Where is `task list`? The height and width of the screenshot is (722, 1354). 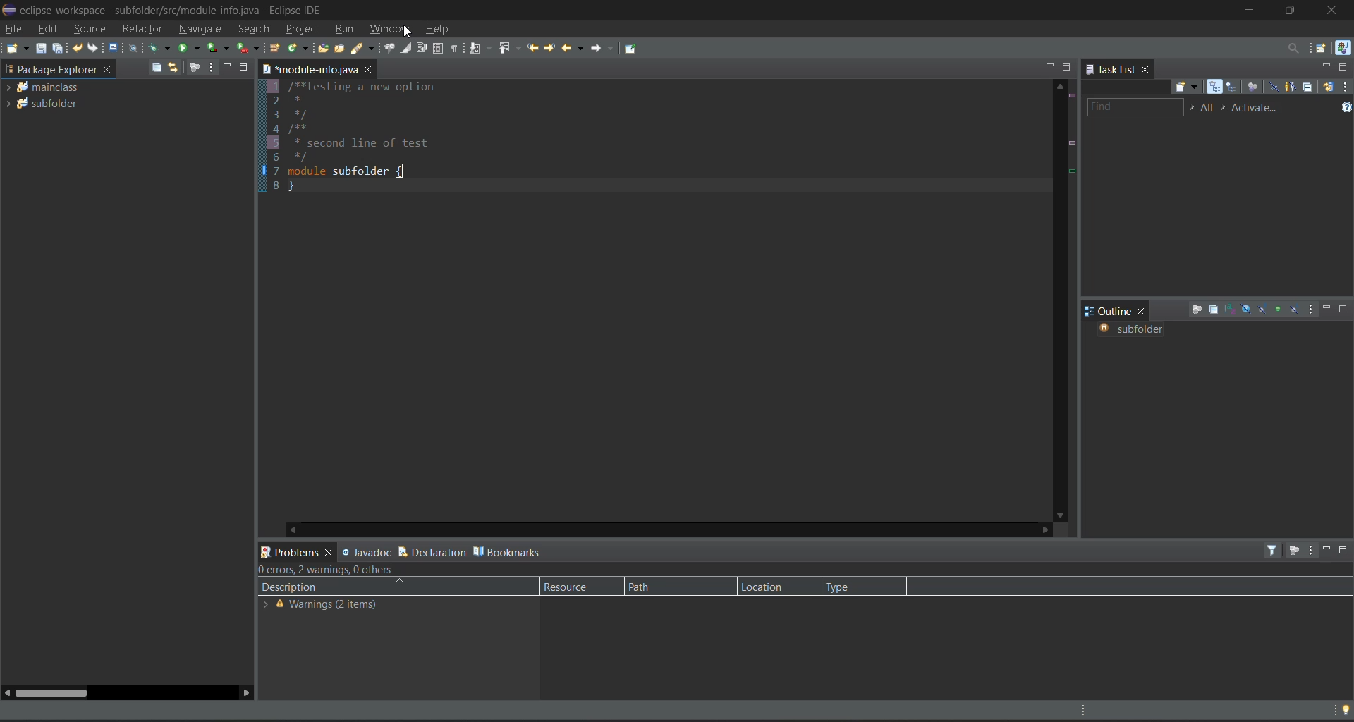
task list is located at coordinates (1109, 68).